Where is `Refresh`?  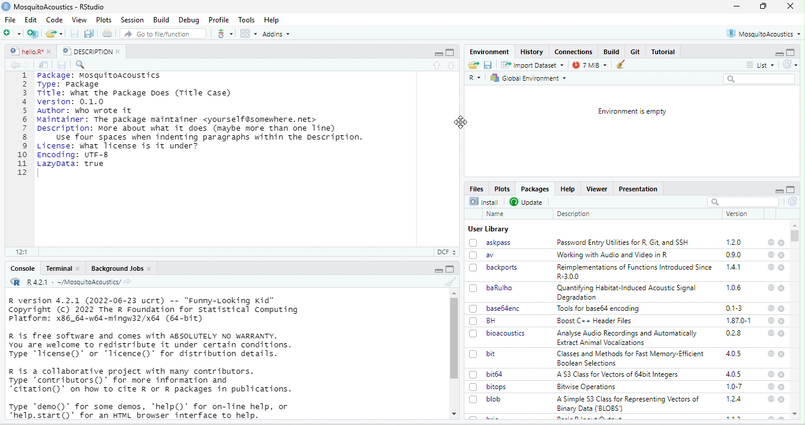 Refresh is located at coordinates (790, 64).